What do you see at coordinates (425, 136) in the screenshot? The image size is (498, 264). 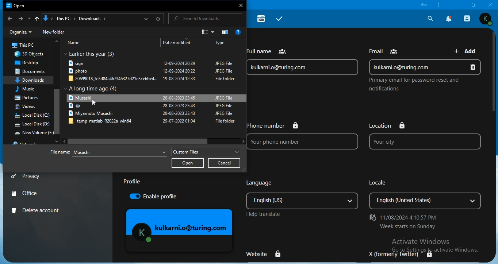 I see `location` at bounding box center [425, 136].